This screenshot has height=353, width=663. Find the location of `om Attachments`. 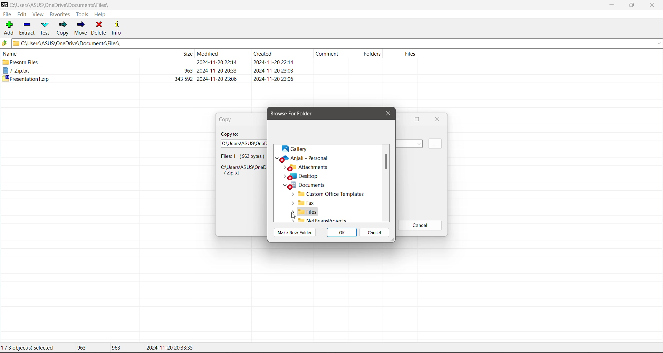

om Attachments is located at coordinates (308, 167).